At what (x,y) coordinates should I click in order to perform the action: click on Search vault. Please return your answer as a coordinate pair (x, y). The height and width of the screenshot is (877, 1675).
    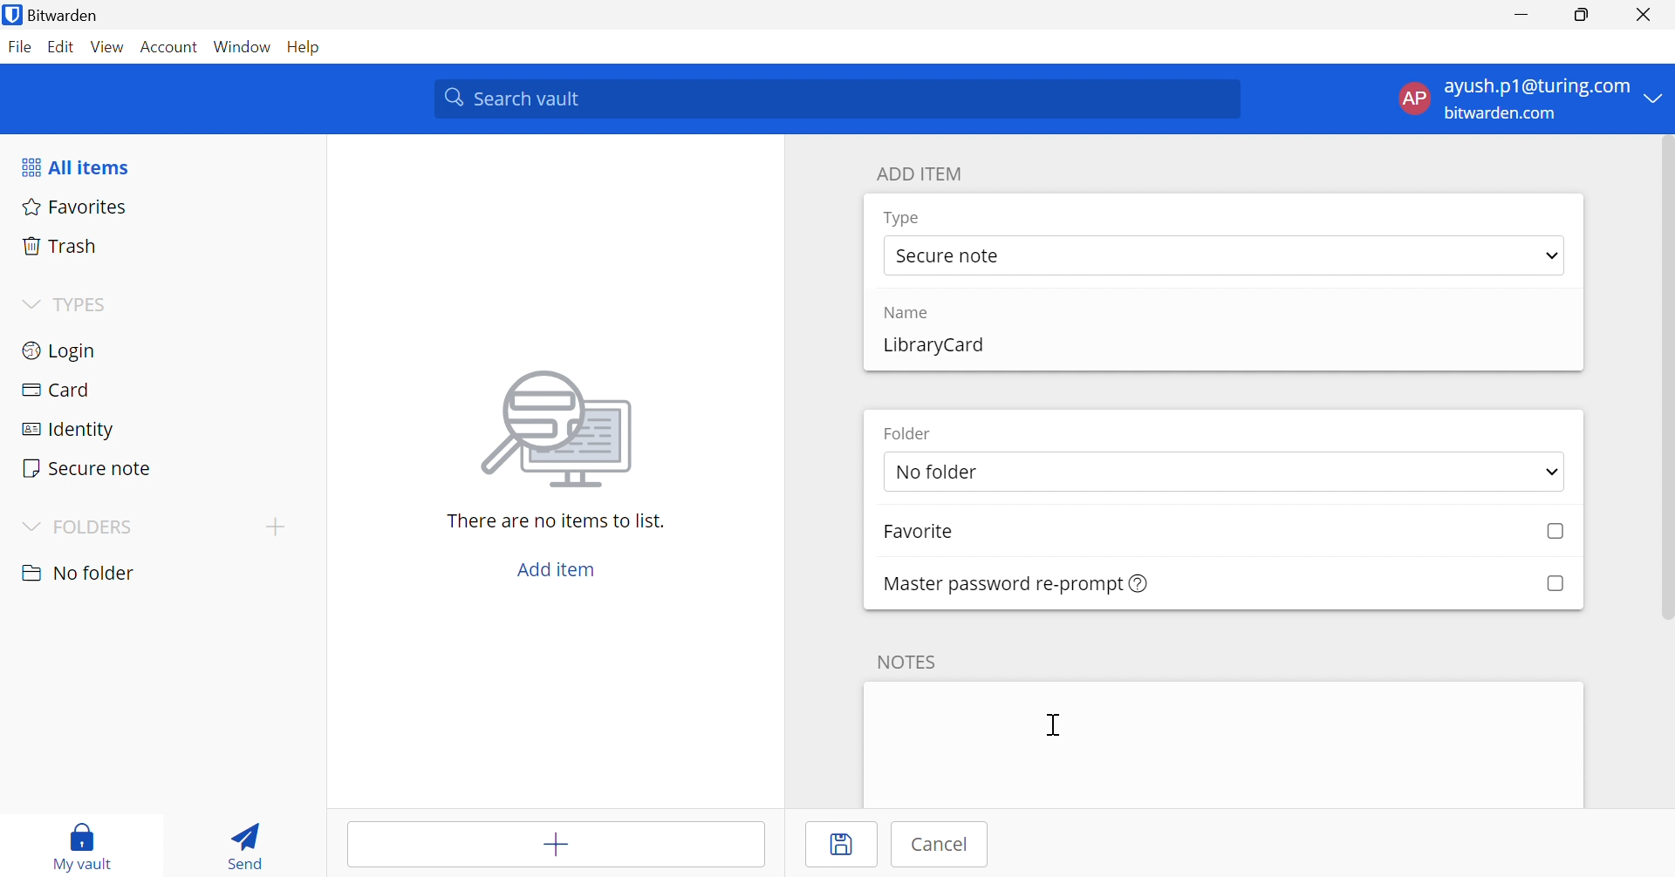
    Looking at the image, I should click on (836, 99).